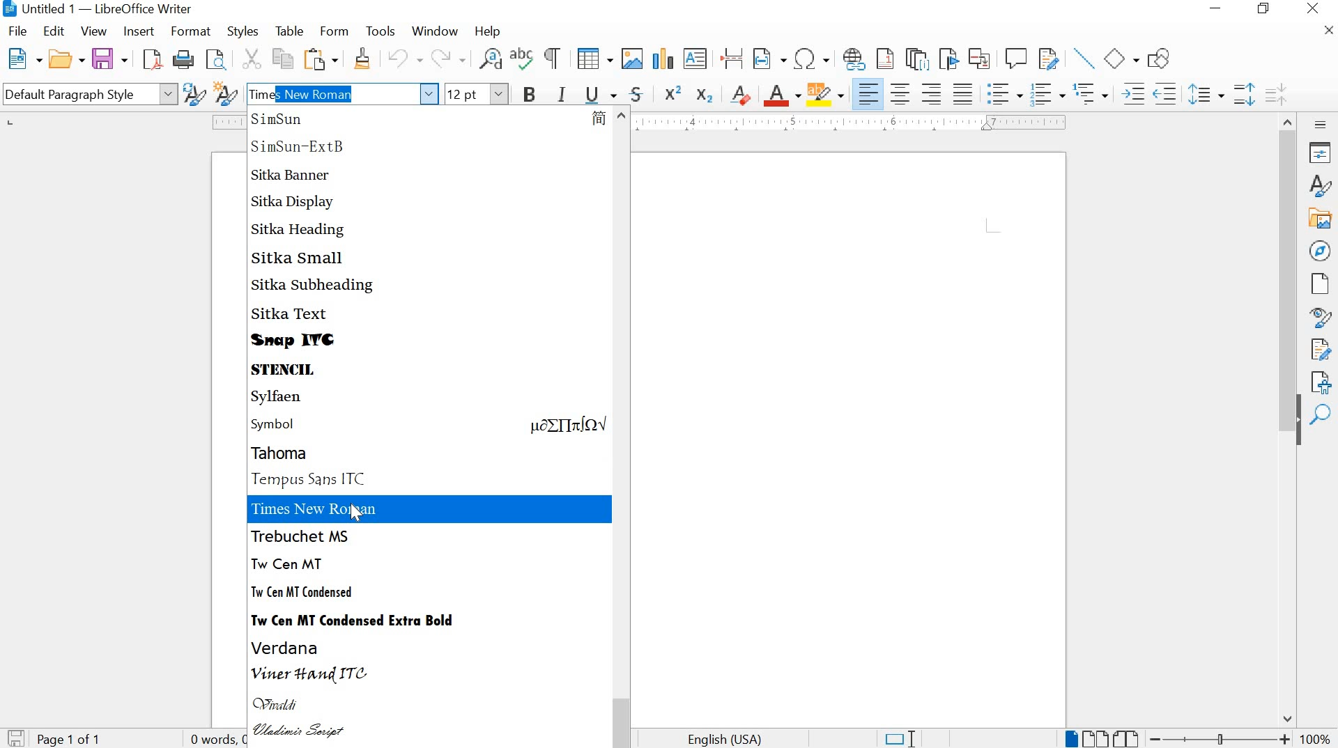  I want to click on SITKA BANNER, so click(293, 176).